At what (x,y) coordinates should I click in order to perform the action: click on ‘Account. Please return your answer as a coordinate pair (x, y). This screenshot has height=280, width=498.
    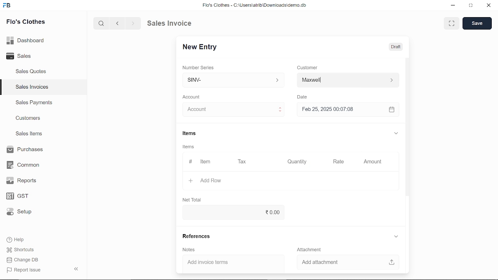
    Looking at the image, I should click on (191, 96).